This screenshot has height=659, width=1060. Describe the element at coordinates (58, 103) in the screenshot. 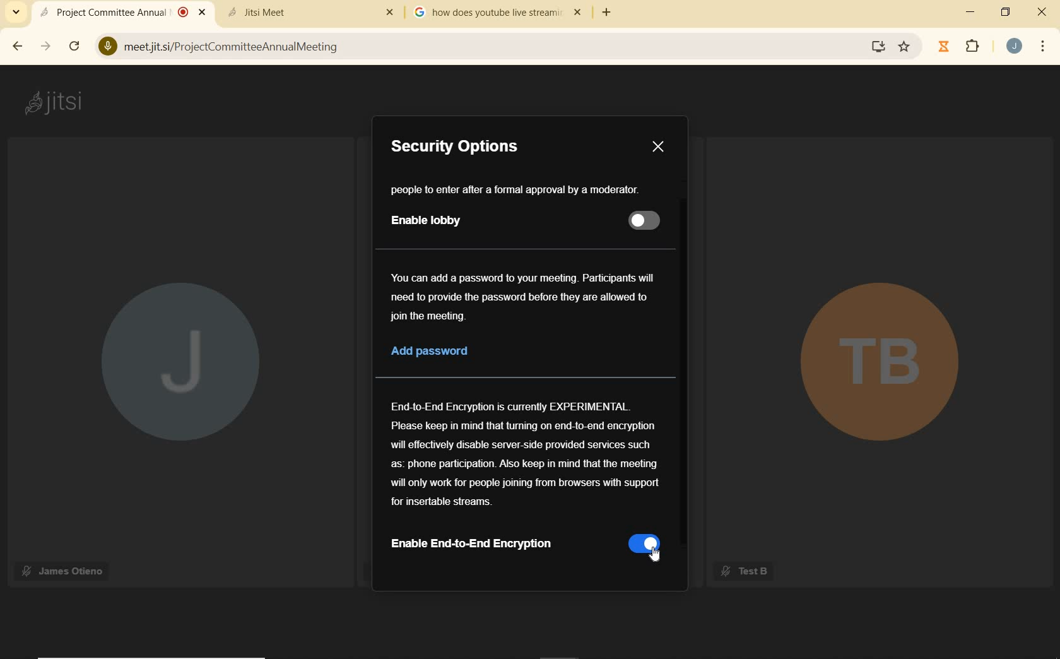

I see `jitsi` at that location.